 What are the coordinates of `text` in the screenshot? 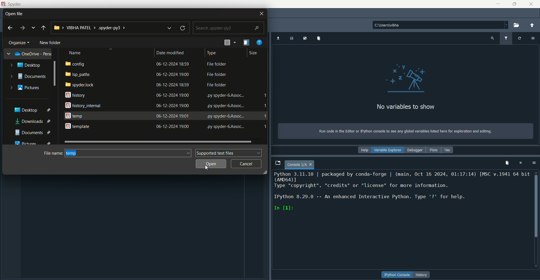 It's located at (225, 96).